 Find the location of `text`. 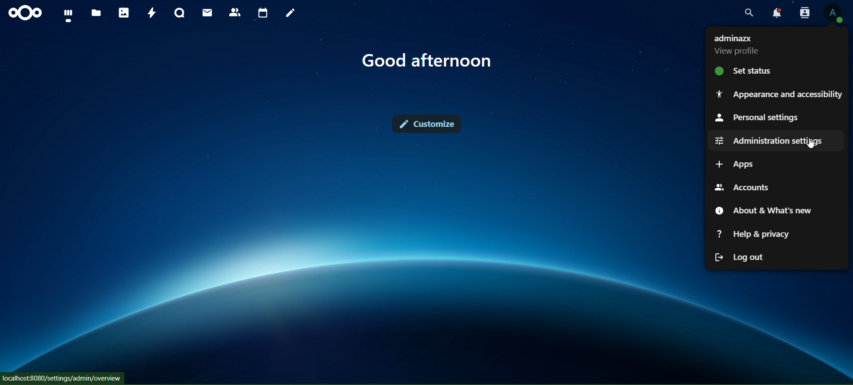

text is located at coordinates (739, 46).